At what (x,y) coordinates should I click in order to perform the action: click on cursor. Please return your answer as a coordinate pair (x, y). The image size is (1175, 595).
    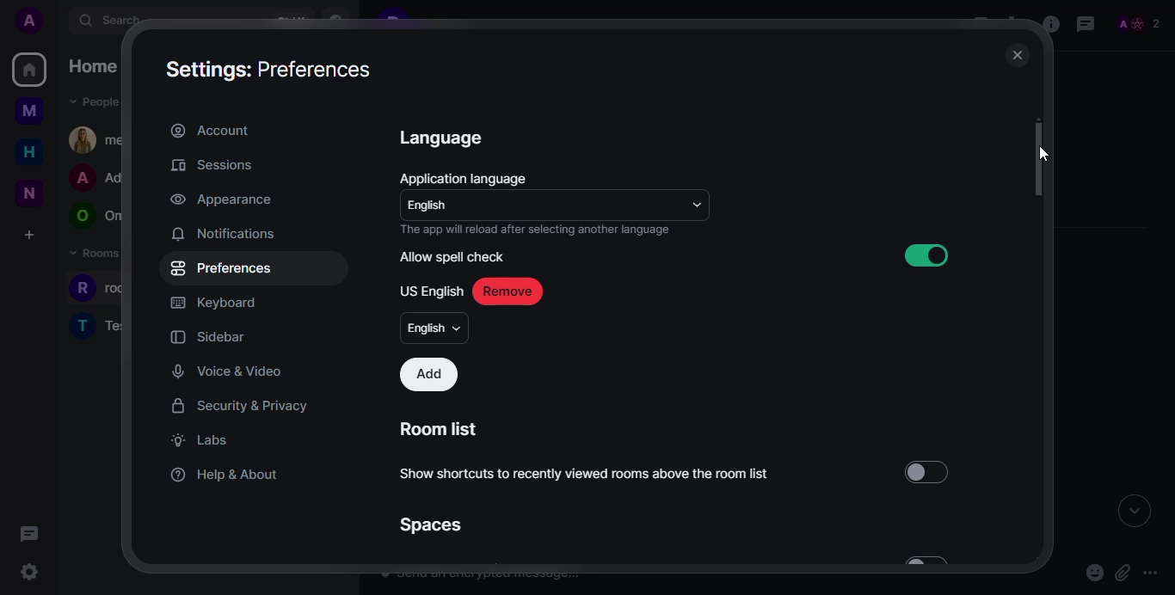
    Looking at the image, I should click on (1043, 155).